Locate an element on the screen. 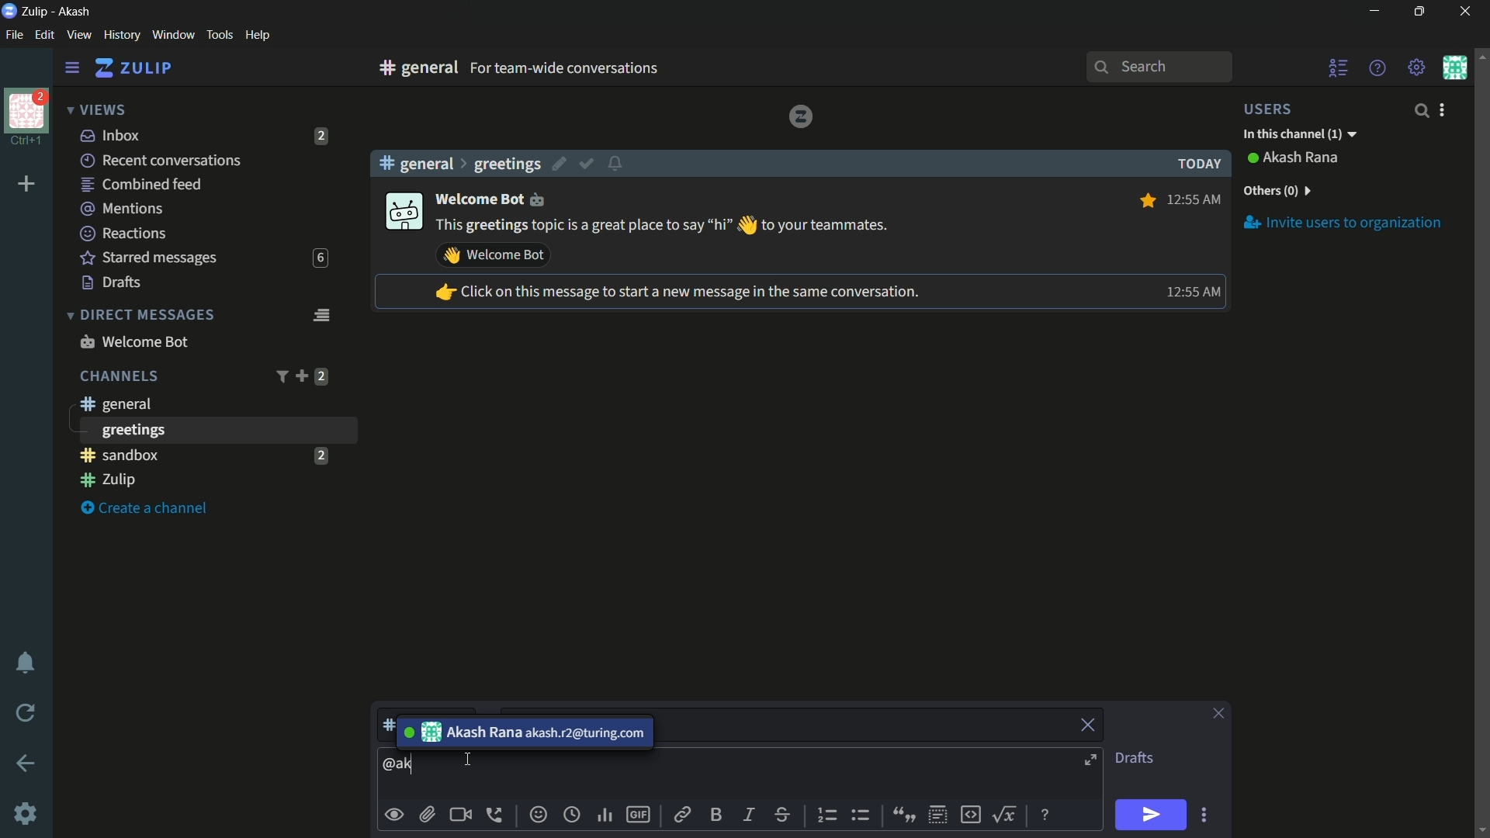 The height and width of the screenshot is (838, 1490). profile is located at coordinates (26, 109).